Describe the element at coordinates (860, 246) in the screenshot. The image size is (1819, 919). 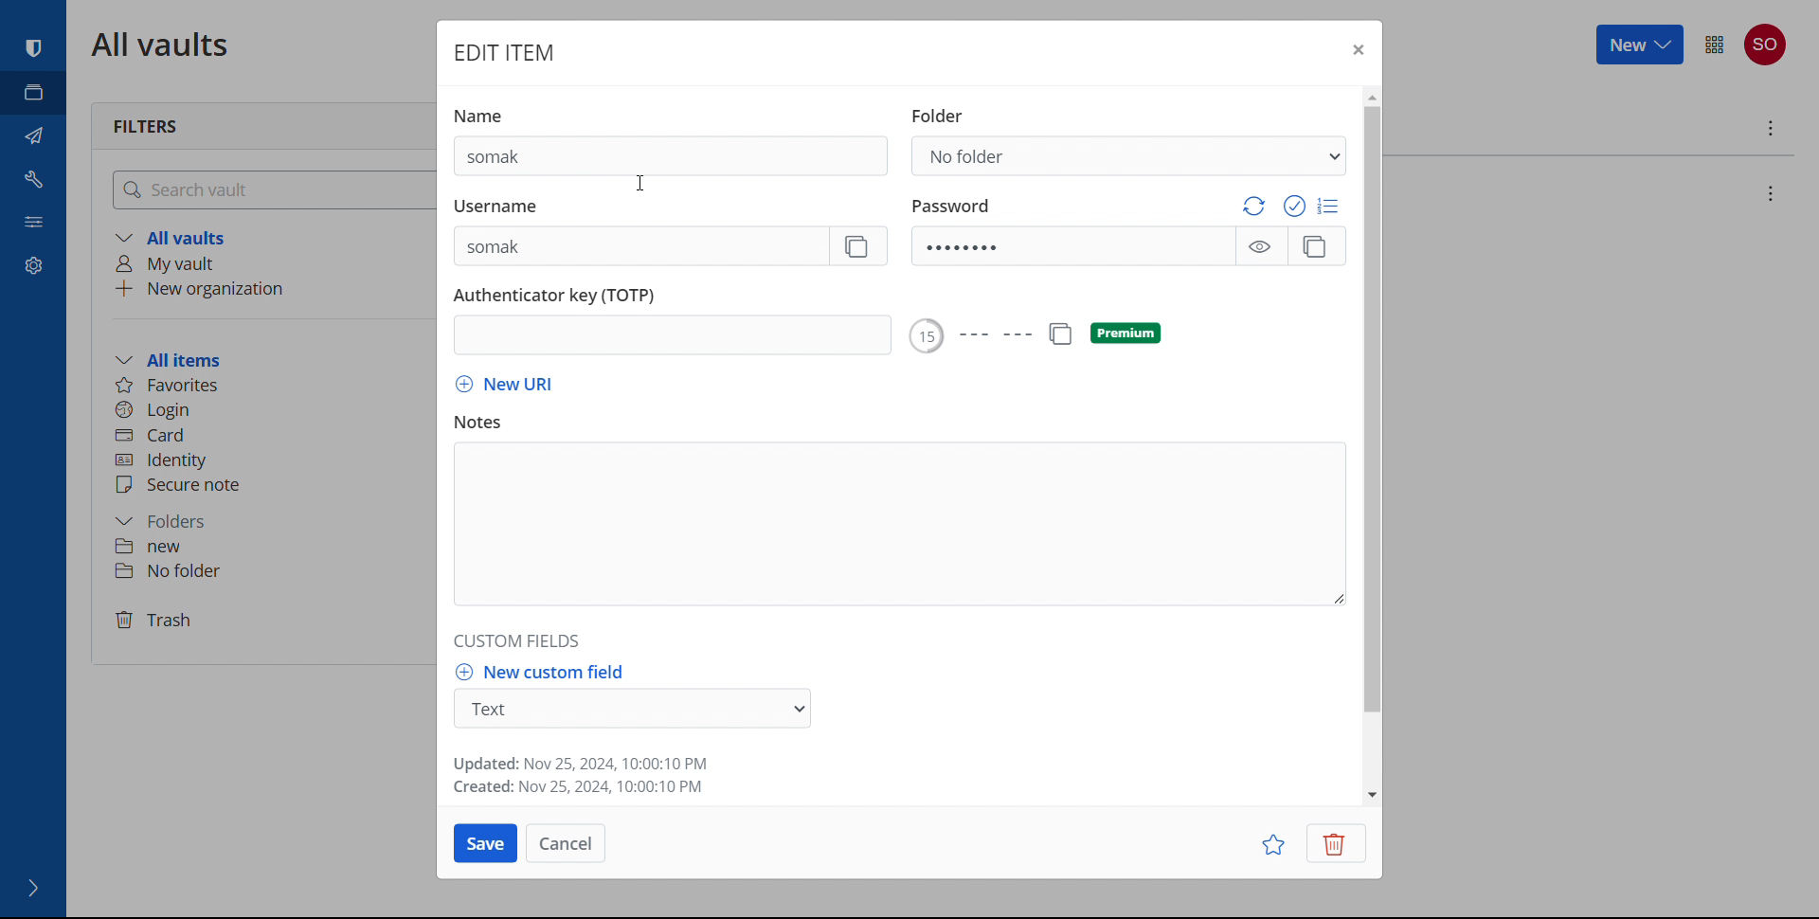
I see `copy username` at that location.